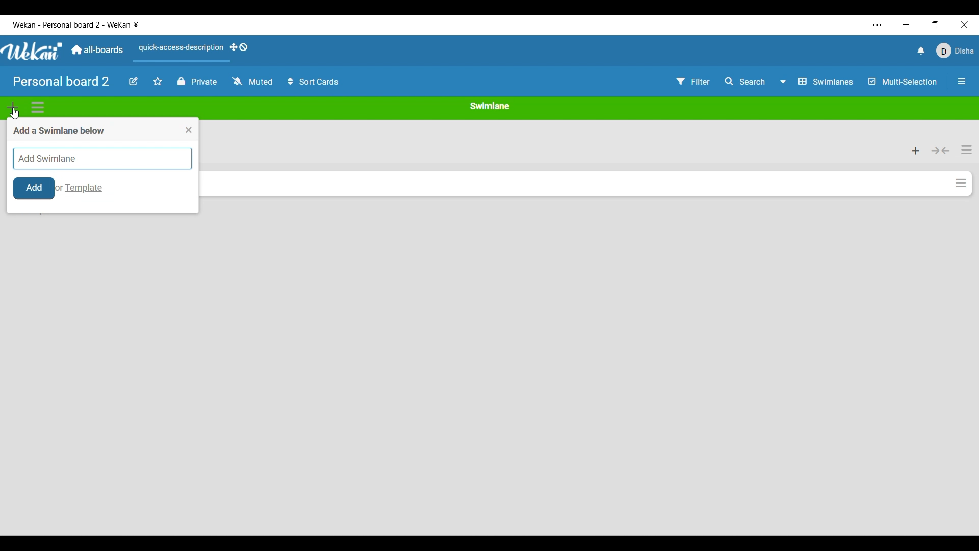 The height and width of the screenshot is (551, 979). Describe the element at coordinates (179, 52) in the screenshot. I see `Quick access description` at that location.